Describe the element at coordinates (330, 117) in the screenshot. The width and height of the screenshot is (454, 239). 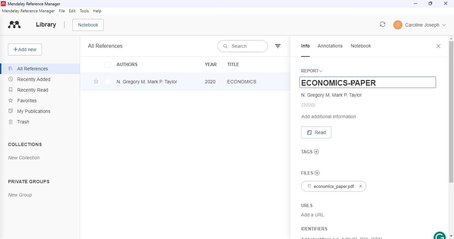
I see `add additional information` at that location.